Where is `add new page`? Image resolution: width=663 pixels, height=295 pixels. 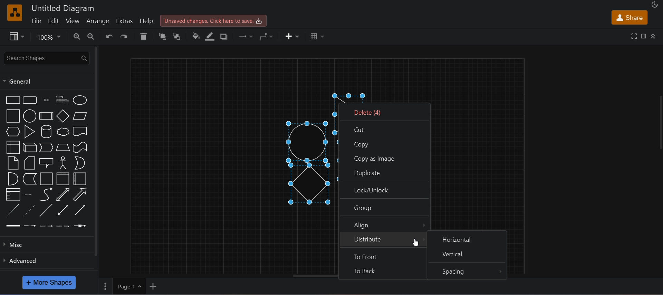
add new page is located at coordinates (158, 286).